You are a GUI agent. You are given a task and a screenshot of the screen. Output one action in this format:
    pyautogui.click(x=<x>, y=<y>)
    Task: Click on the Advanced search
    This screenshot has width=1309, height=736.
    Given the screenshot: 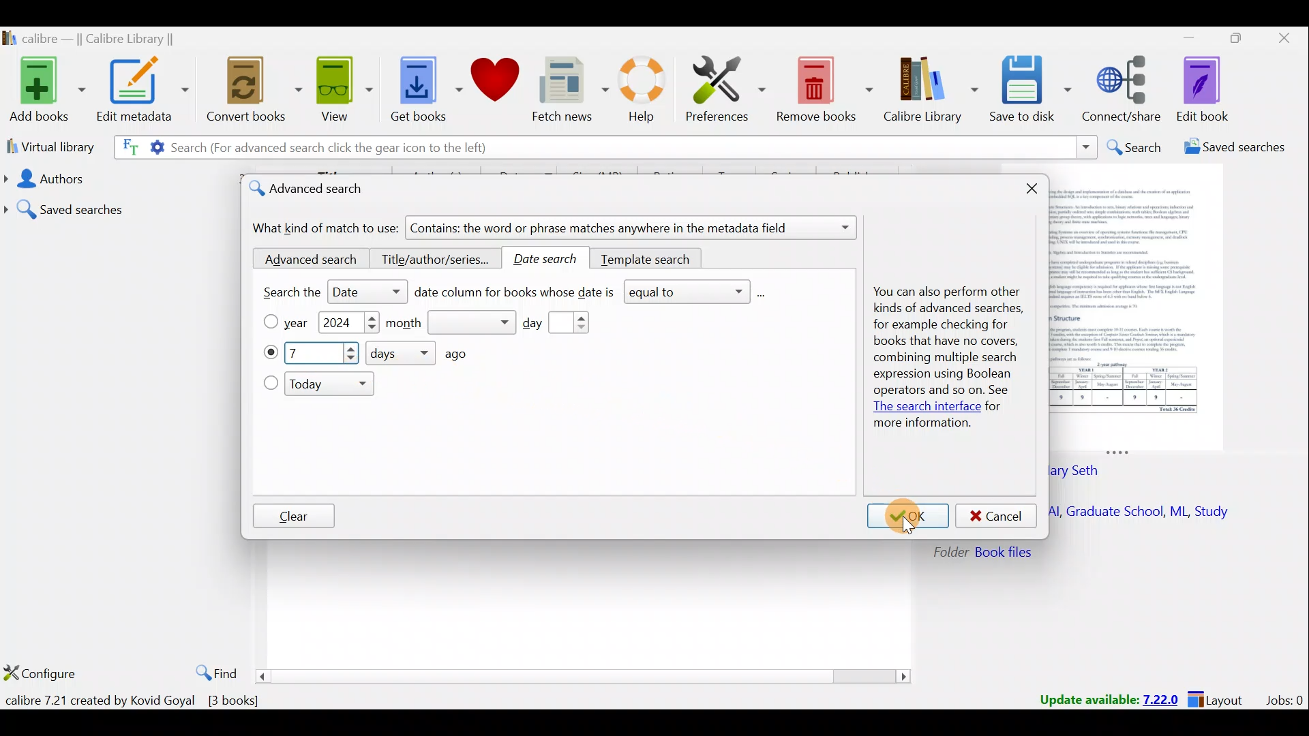 What is the action you would take?
    pyautogui.click(x=305, y=260)
    